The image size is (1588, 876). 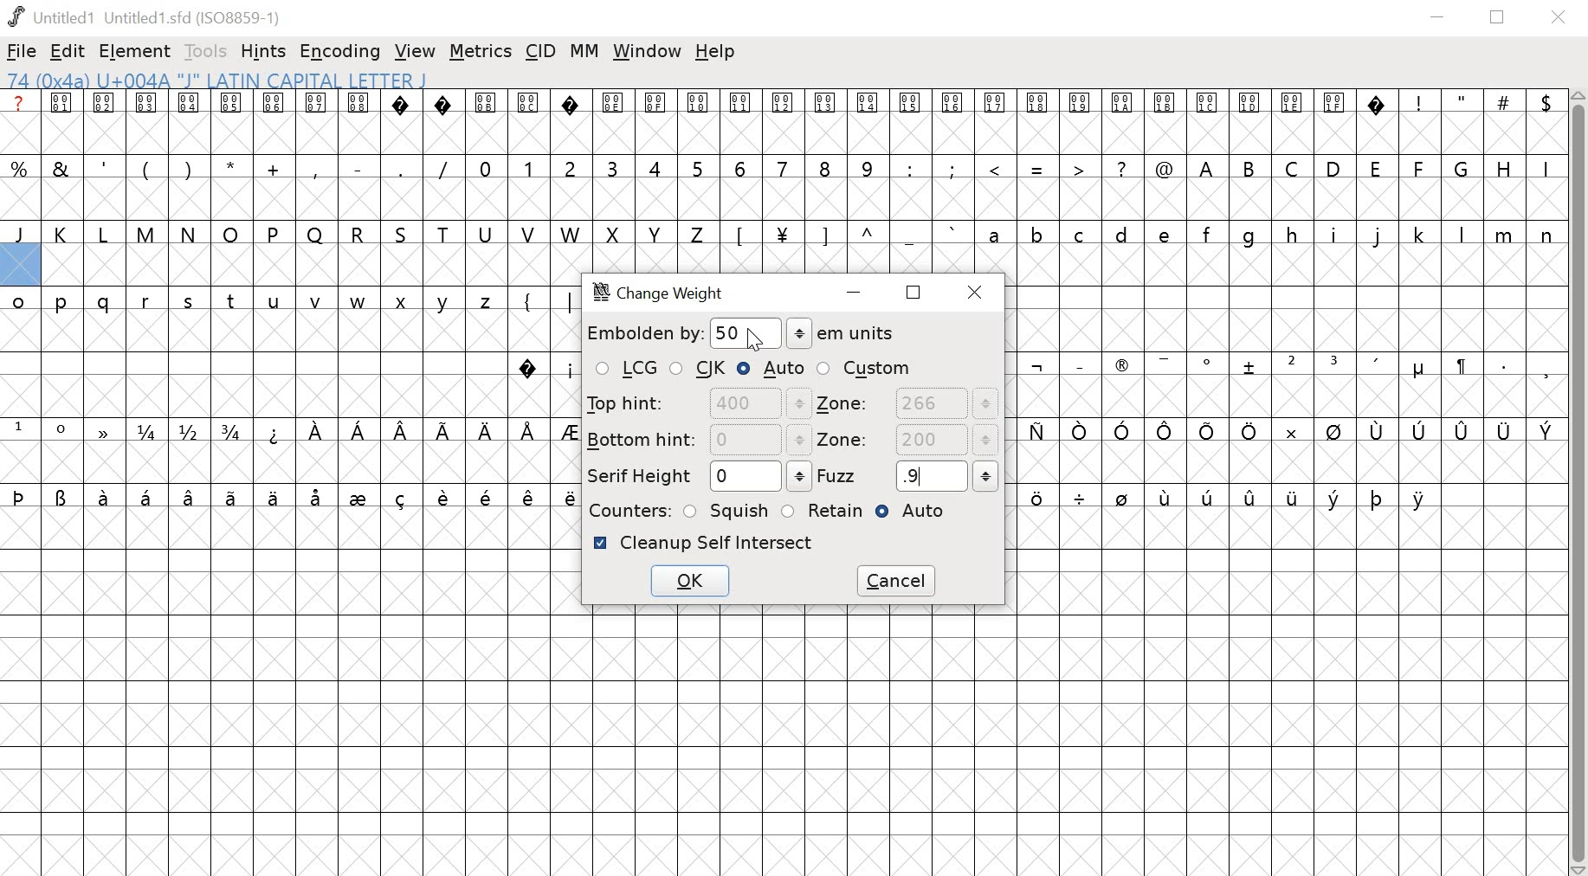 What do you see at coordinates (695, 403) in the screenshot?
I see `TOP HINT` at bounding box center [695, 403].